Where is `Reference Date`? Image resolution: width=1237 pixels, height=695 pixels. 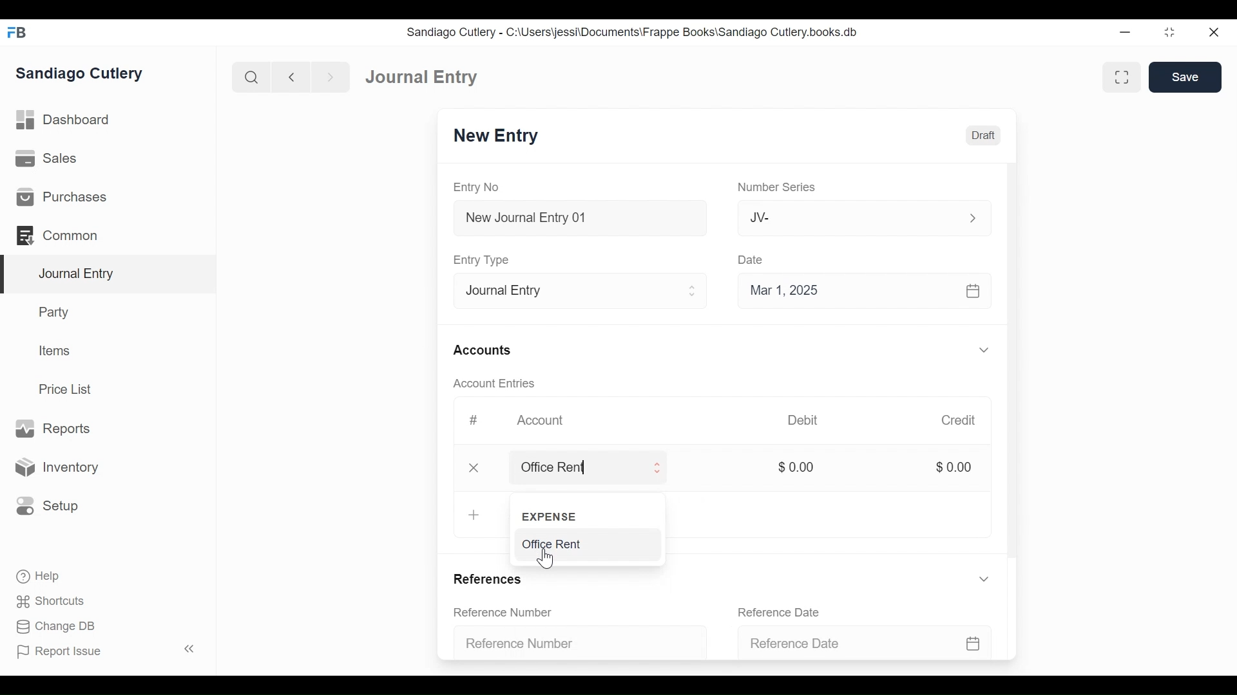
Reference Date is located at coordinates (876, 643).